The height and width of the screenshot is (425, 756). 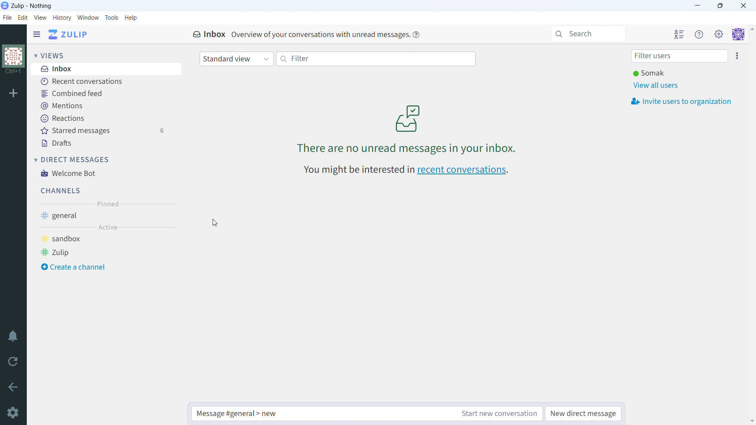 I want to click on welcome bot, so click(x=101, y=173).